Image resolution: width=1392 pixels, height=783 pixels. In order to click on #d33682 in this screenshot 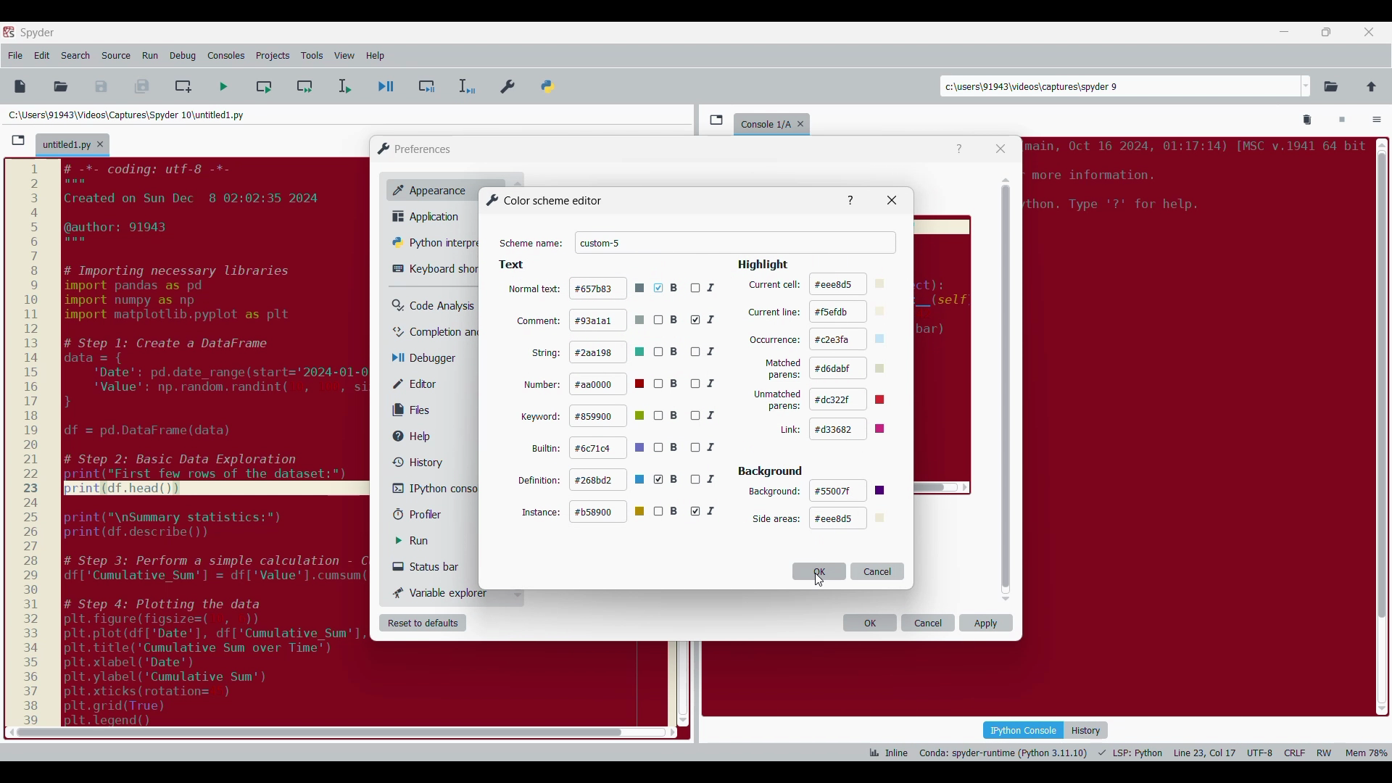, I will do `click(854, 428)`.